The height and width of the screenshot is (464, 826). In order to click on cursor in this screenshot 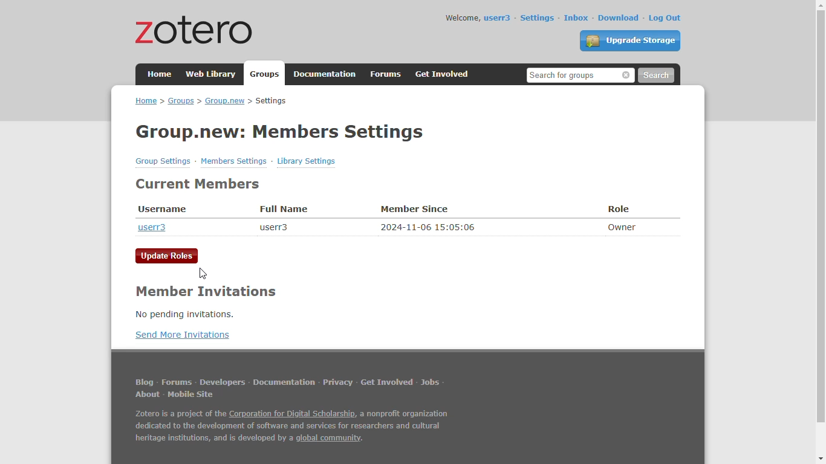, I will do `click(203, 274)`.